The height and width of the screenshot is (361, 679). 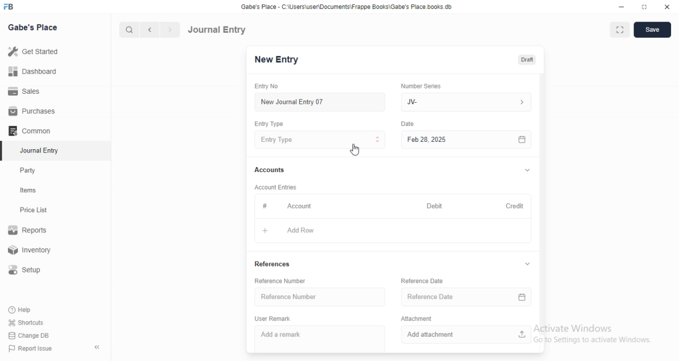 I want to click on ‘Report Issue, so click(x=29, y=348).